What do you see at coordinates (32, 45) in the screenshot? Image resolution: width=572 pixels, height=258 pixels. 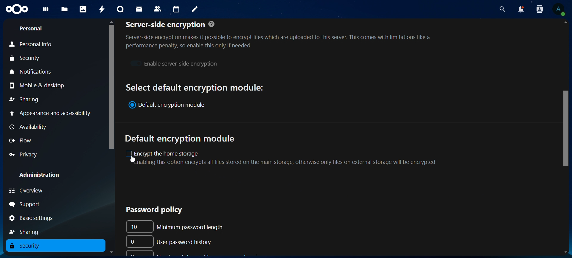 I see `personal info` at bounding box center [32, 45].